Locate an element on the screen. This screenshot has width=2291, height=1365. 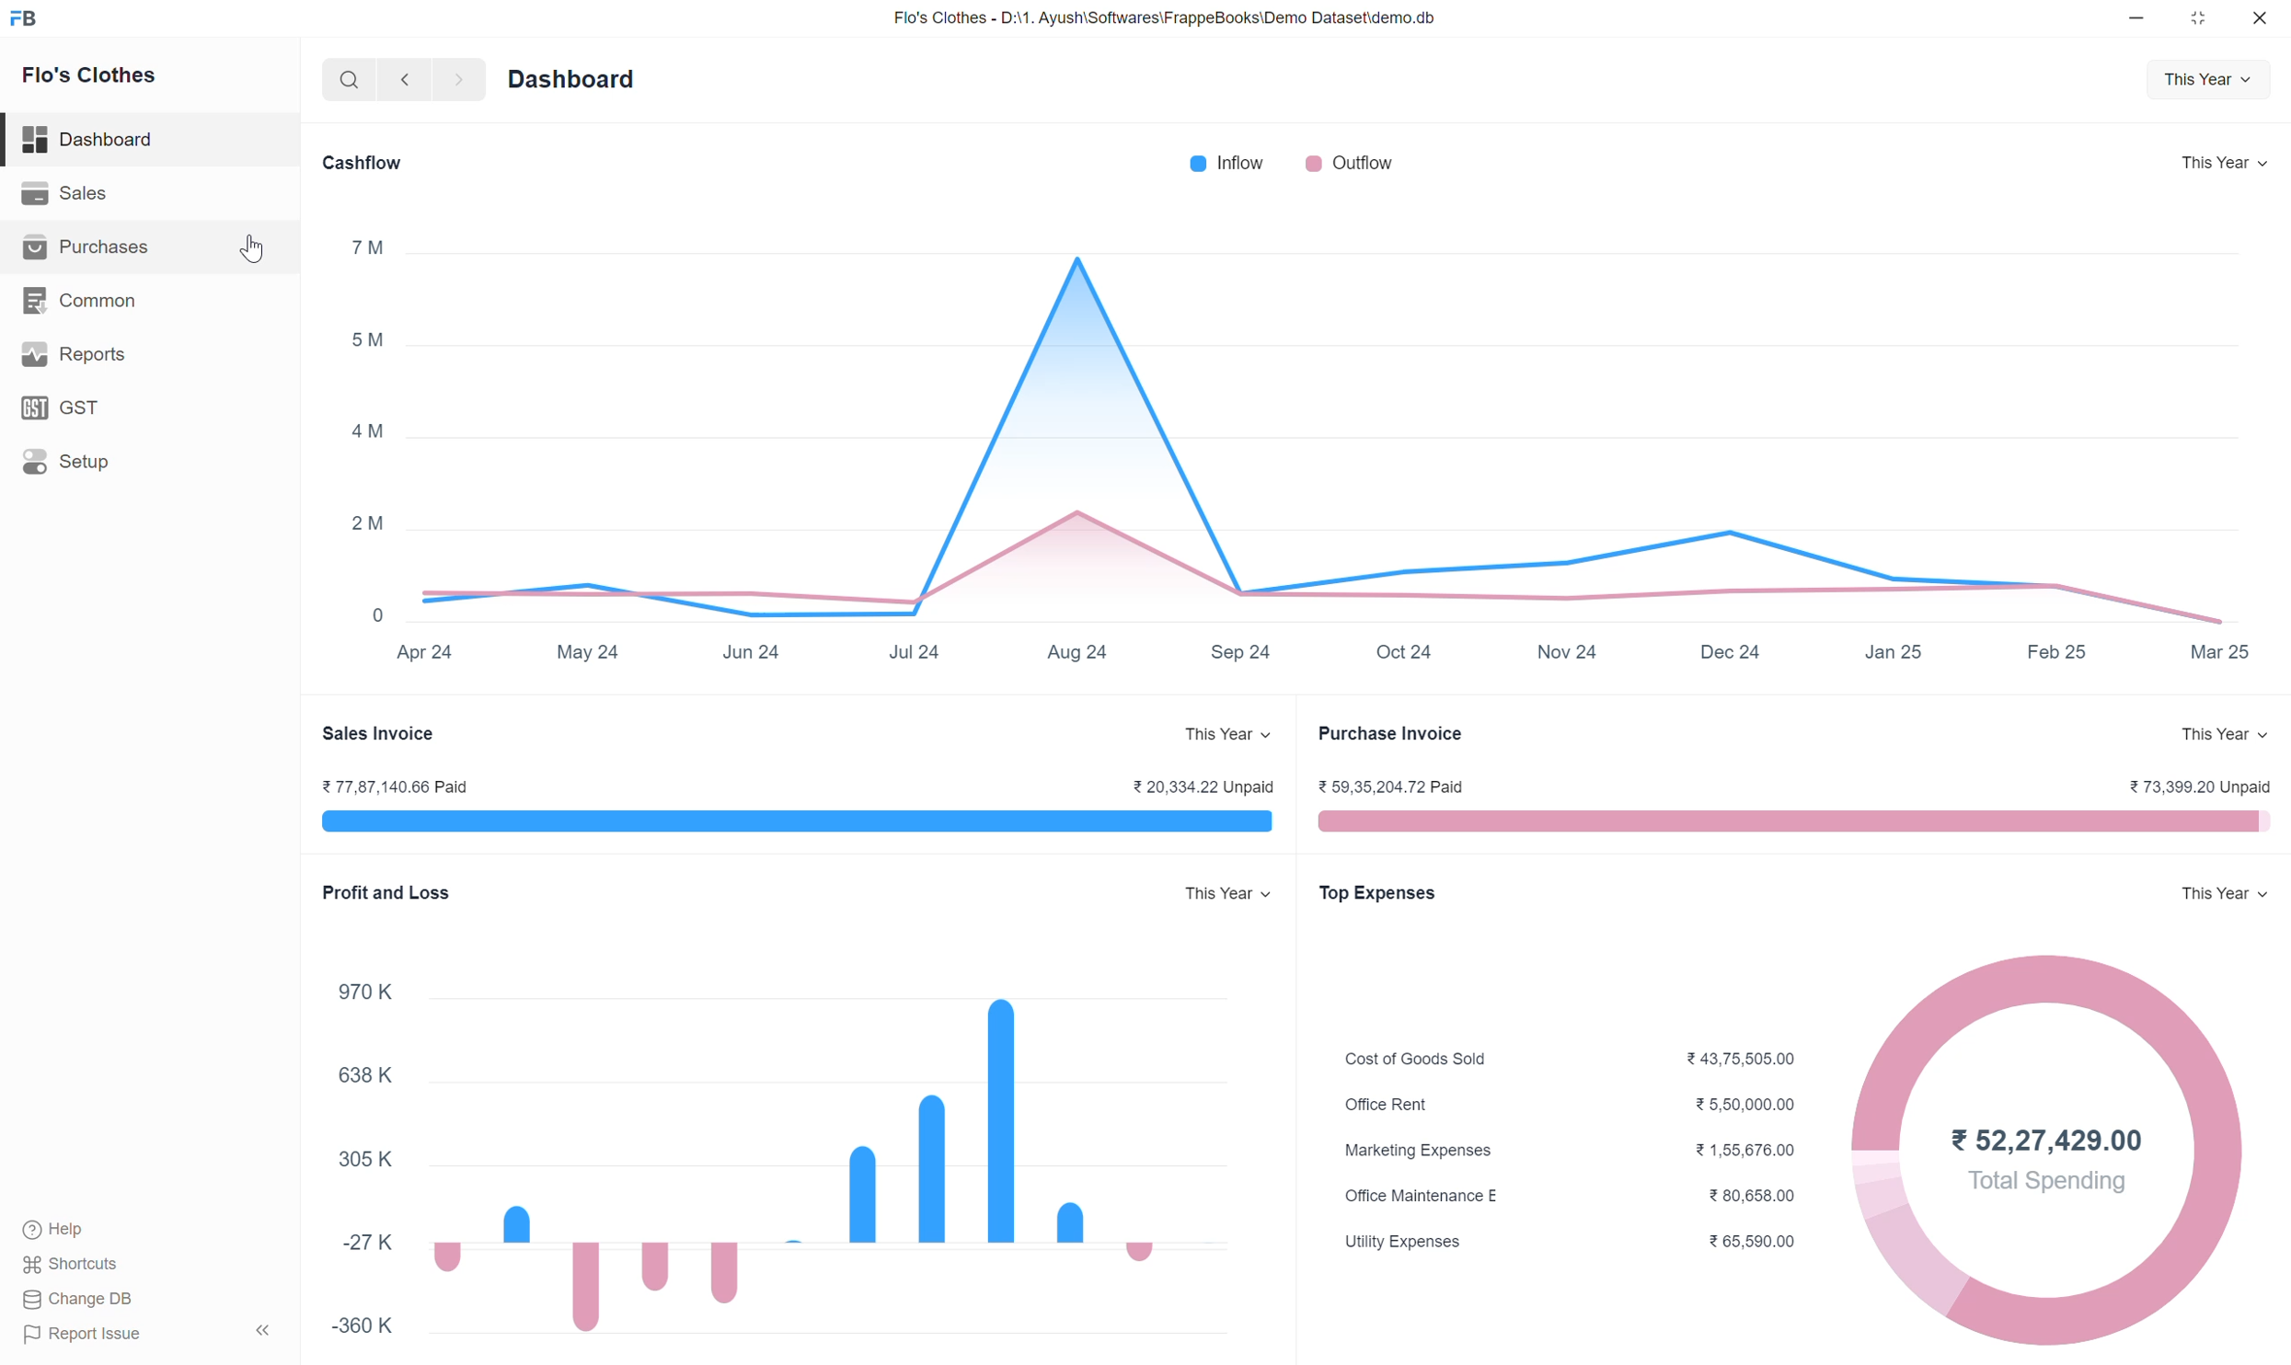
frappe books logo is located at coordinates (28, 17).